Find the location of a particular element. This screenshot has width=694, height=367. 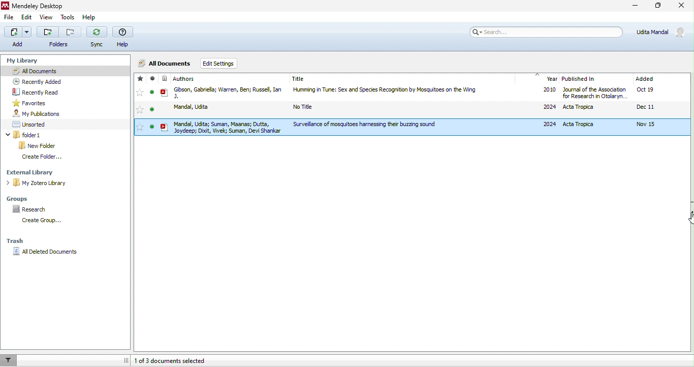

view is located at coordinates (48, 18).